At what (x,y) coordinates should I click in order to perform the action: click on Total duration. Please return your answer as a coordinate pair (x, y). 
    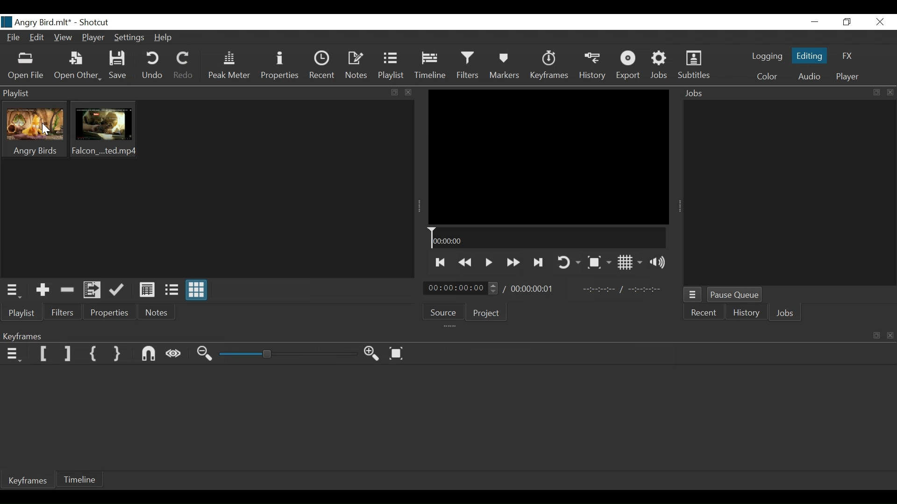
    Looking at the image, I should click on (534, 289).